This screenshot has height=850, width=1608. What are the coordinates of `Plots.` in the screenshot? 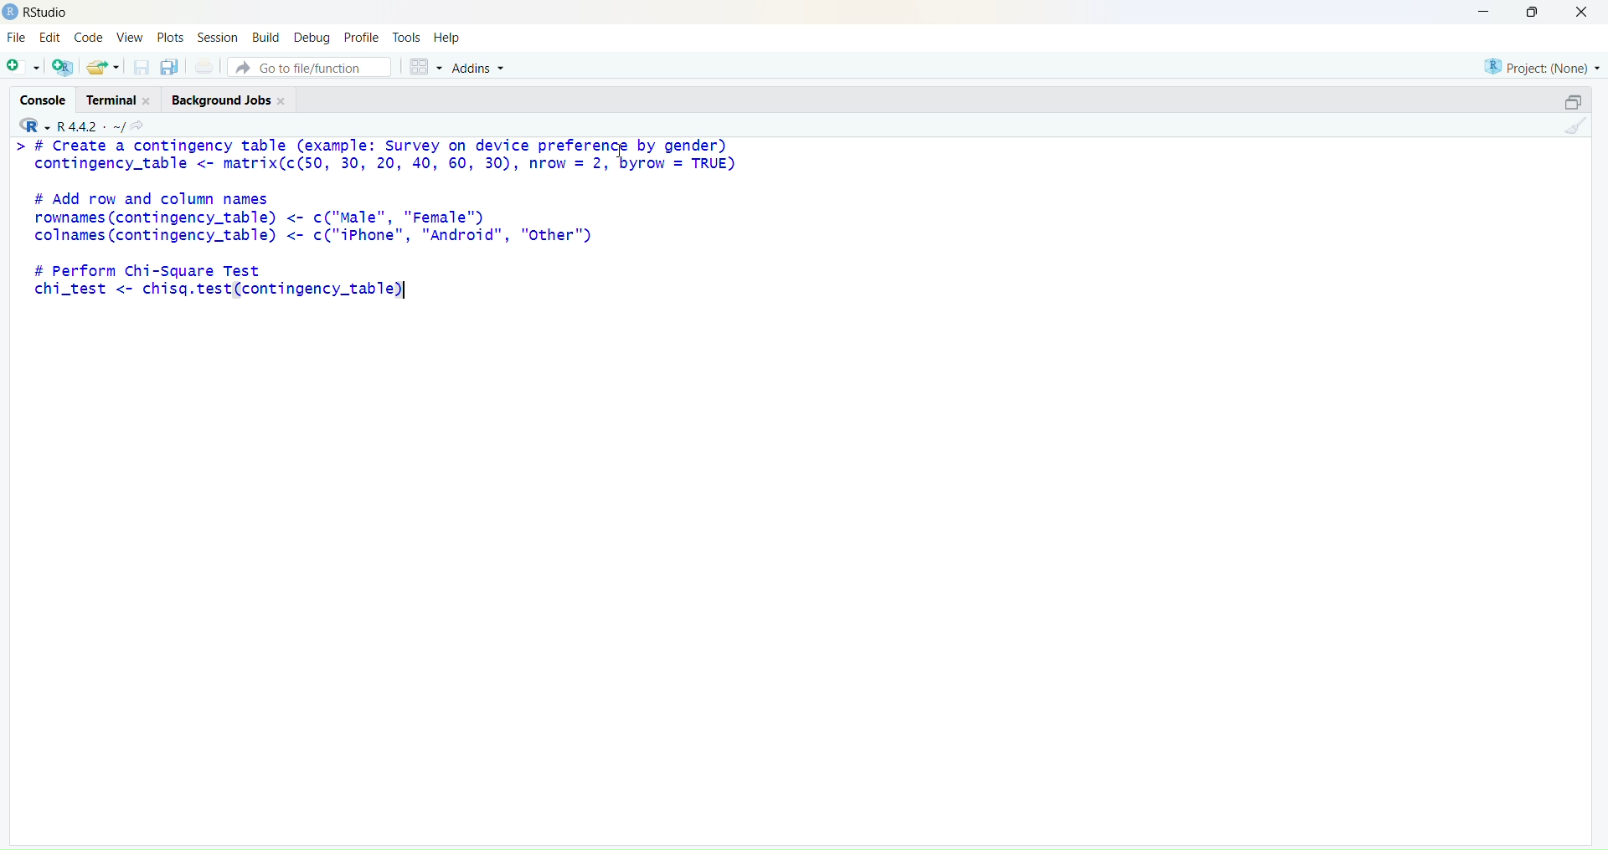 It's located at (171, 37).